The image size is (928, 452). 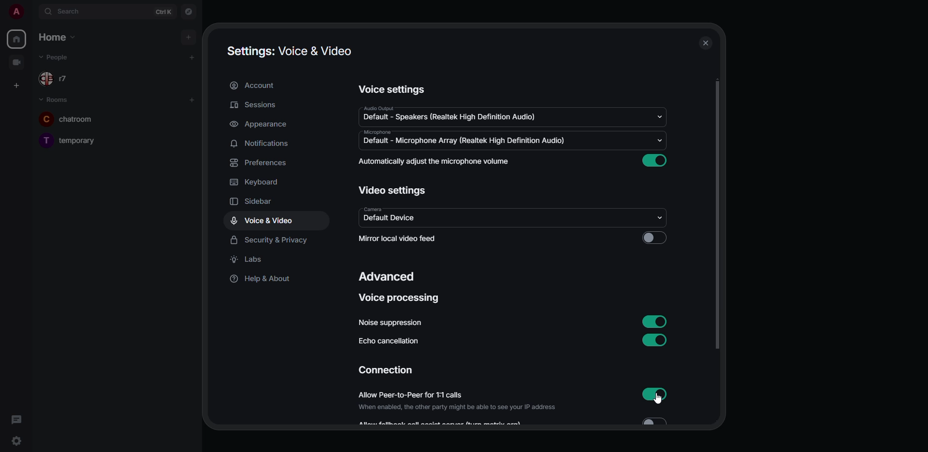 What do you see at coordinates (15, 441) in the screenshot?
I see `quick settings` at bounding box center [15, 441].